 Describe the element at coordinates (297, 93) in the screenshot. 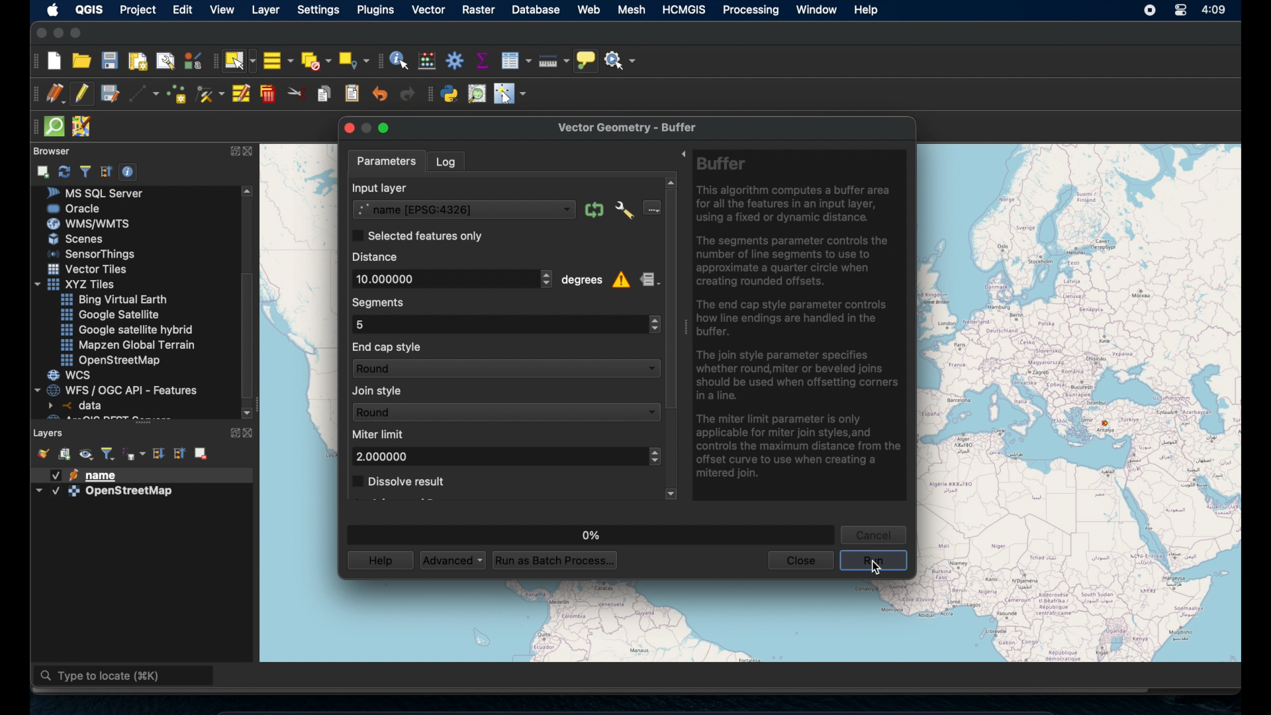

I see `cut features` at that location.